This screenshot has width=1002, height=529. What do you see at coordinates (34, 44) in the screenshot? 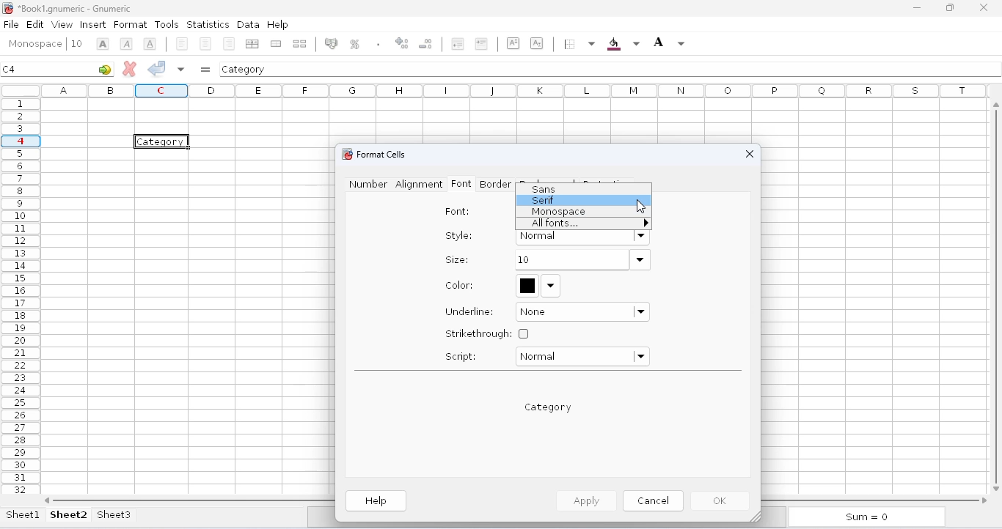
I see `font` at bounding box center [34, 44].